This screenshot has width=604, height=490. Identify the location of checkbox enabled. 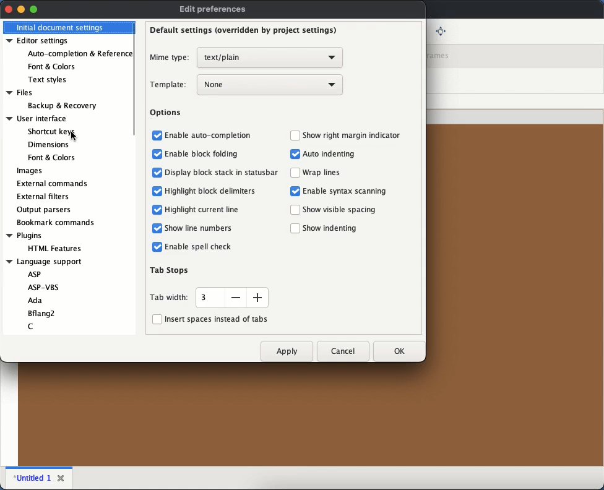
(158, 173).